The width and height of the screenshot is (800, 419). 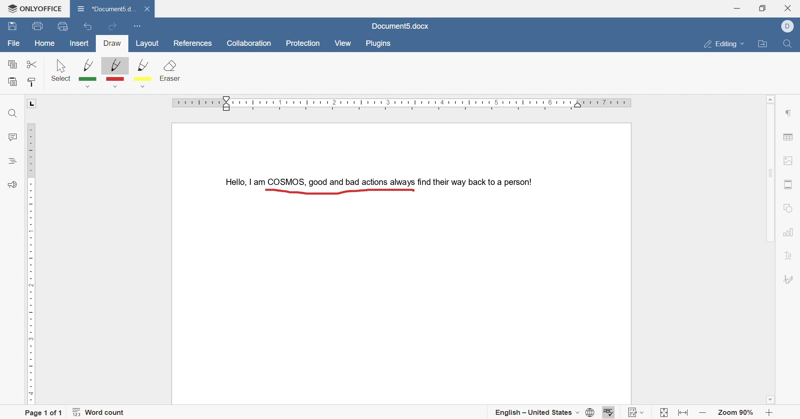 What do you see at coordinates (684, 414) in the screenshot?
I see `fit to width` at bounding box center [684, 414].